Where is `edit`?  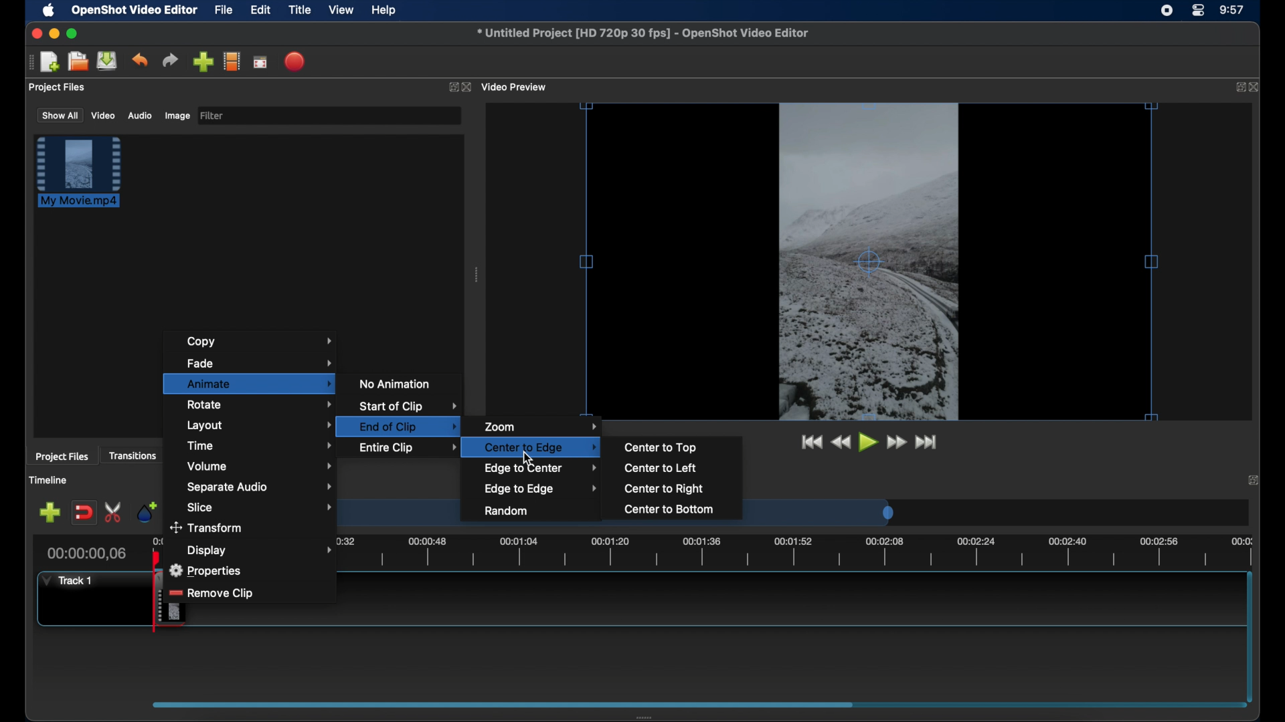
edit is located at coordinates (260, 11).